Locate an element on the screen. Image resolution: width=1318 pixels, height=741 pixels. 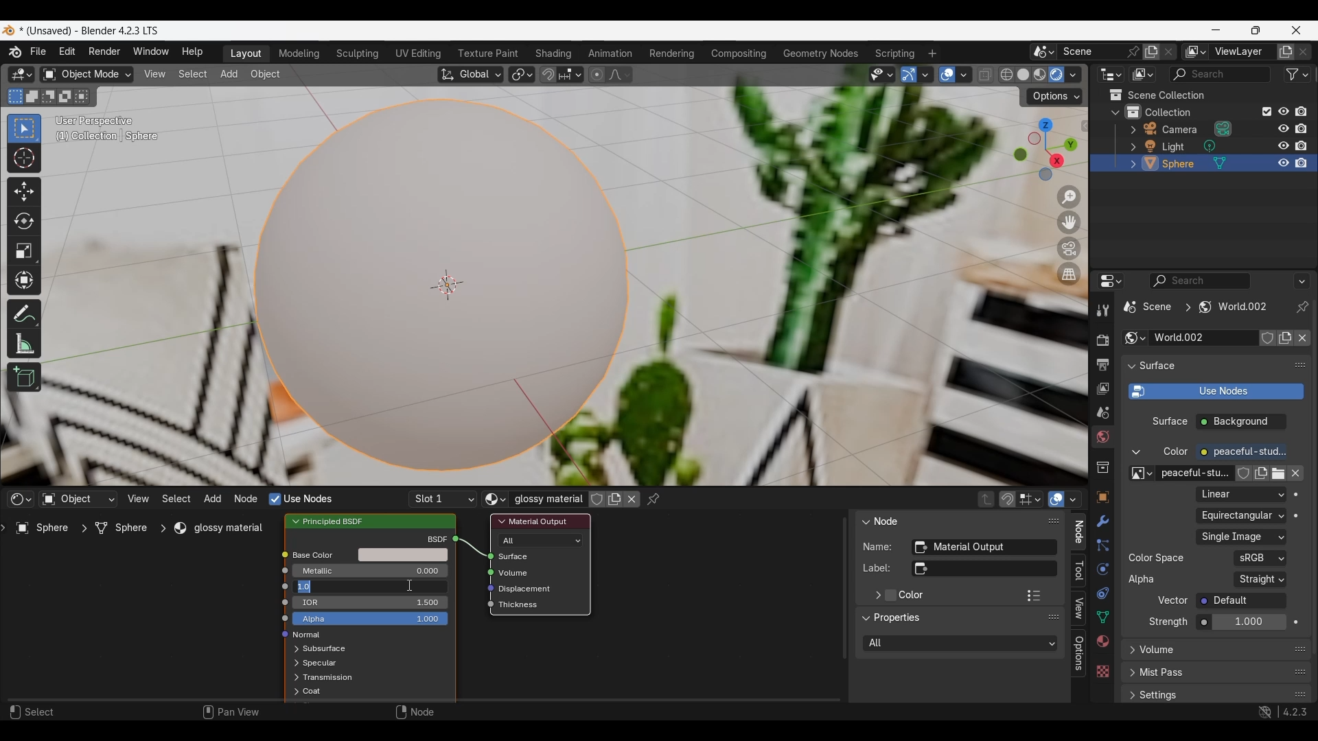
Show gizmo is located at coordinates (908, 75).